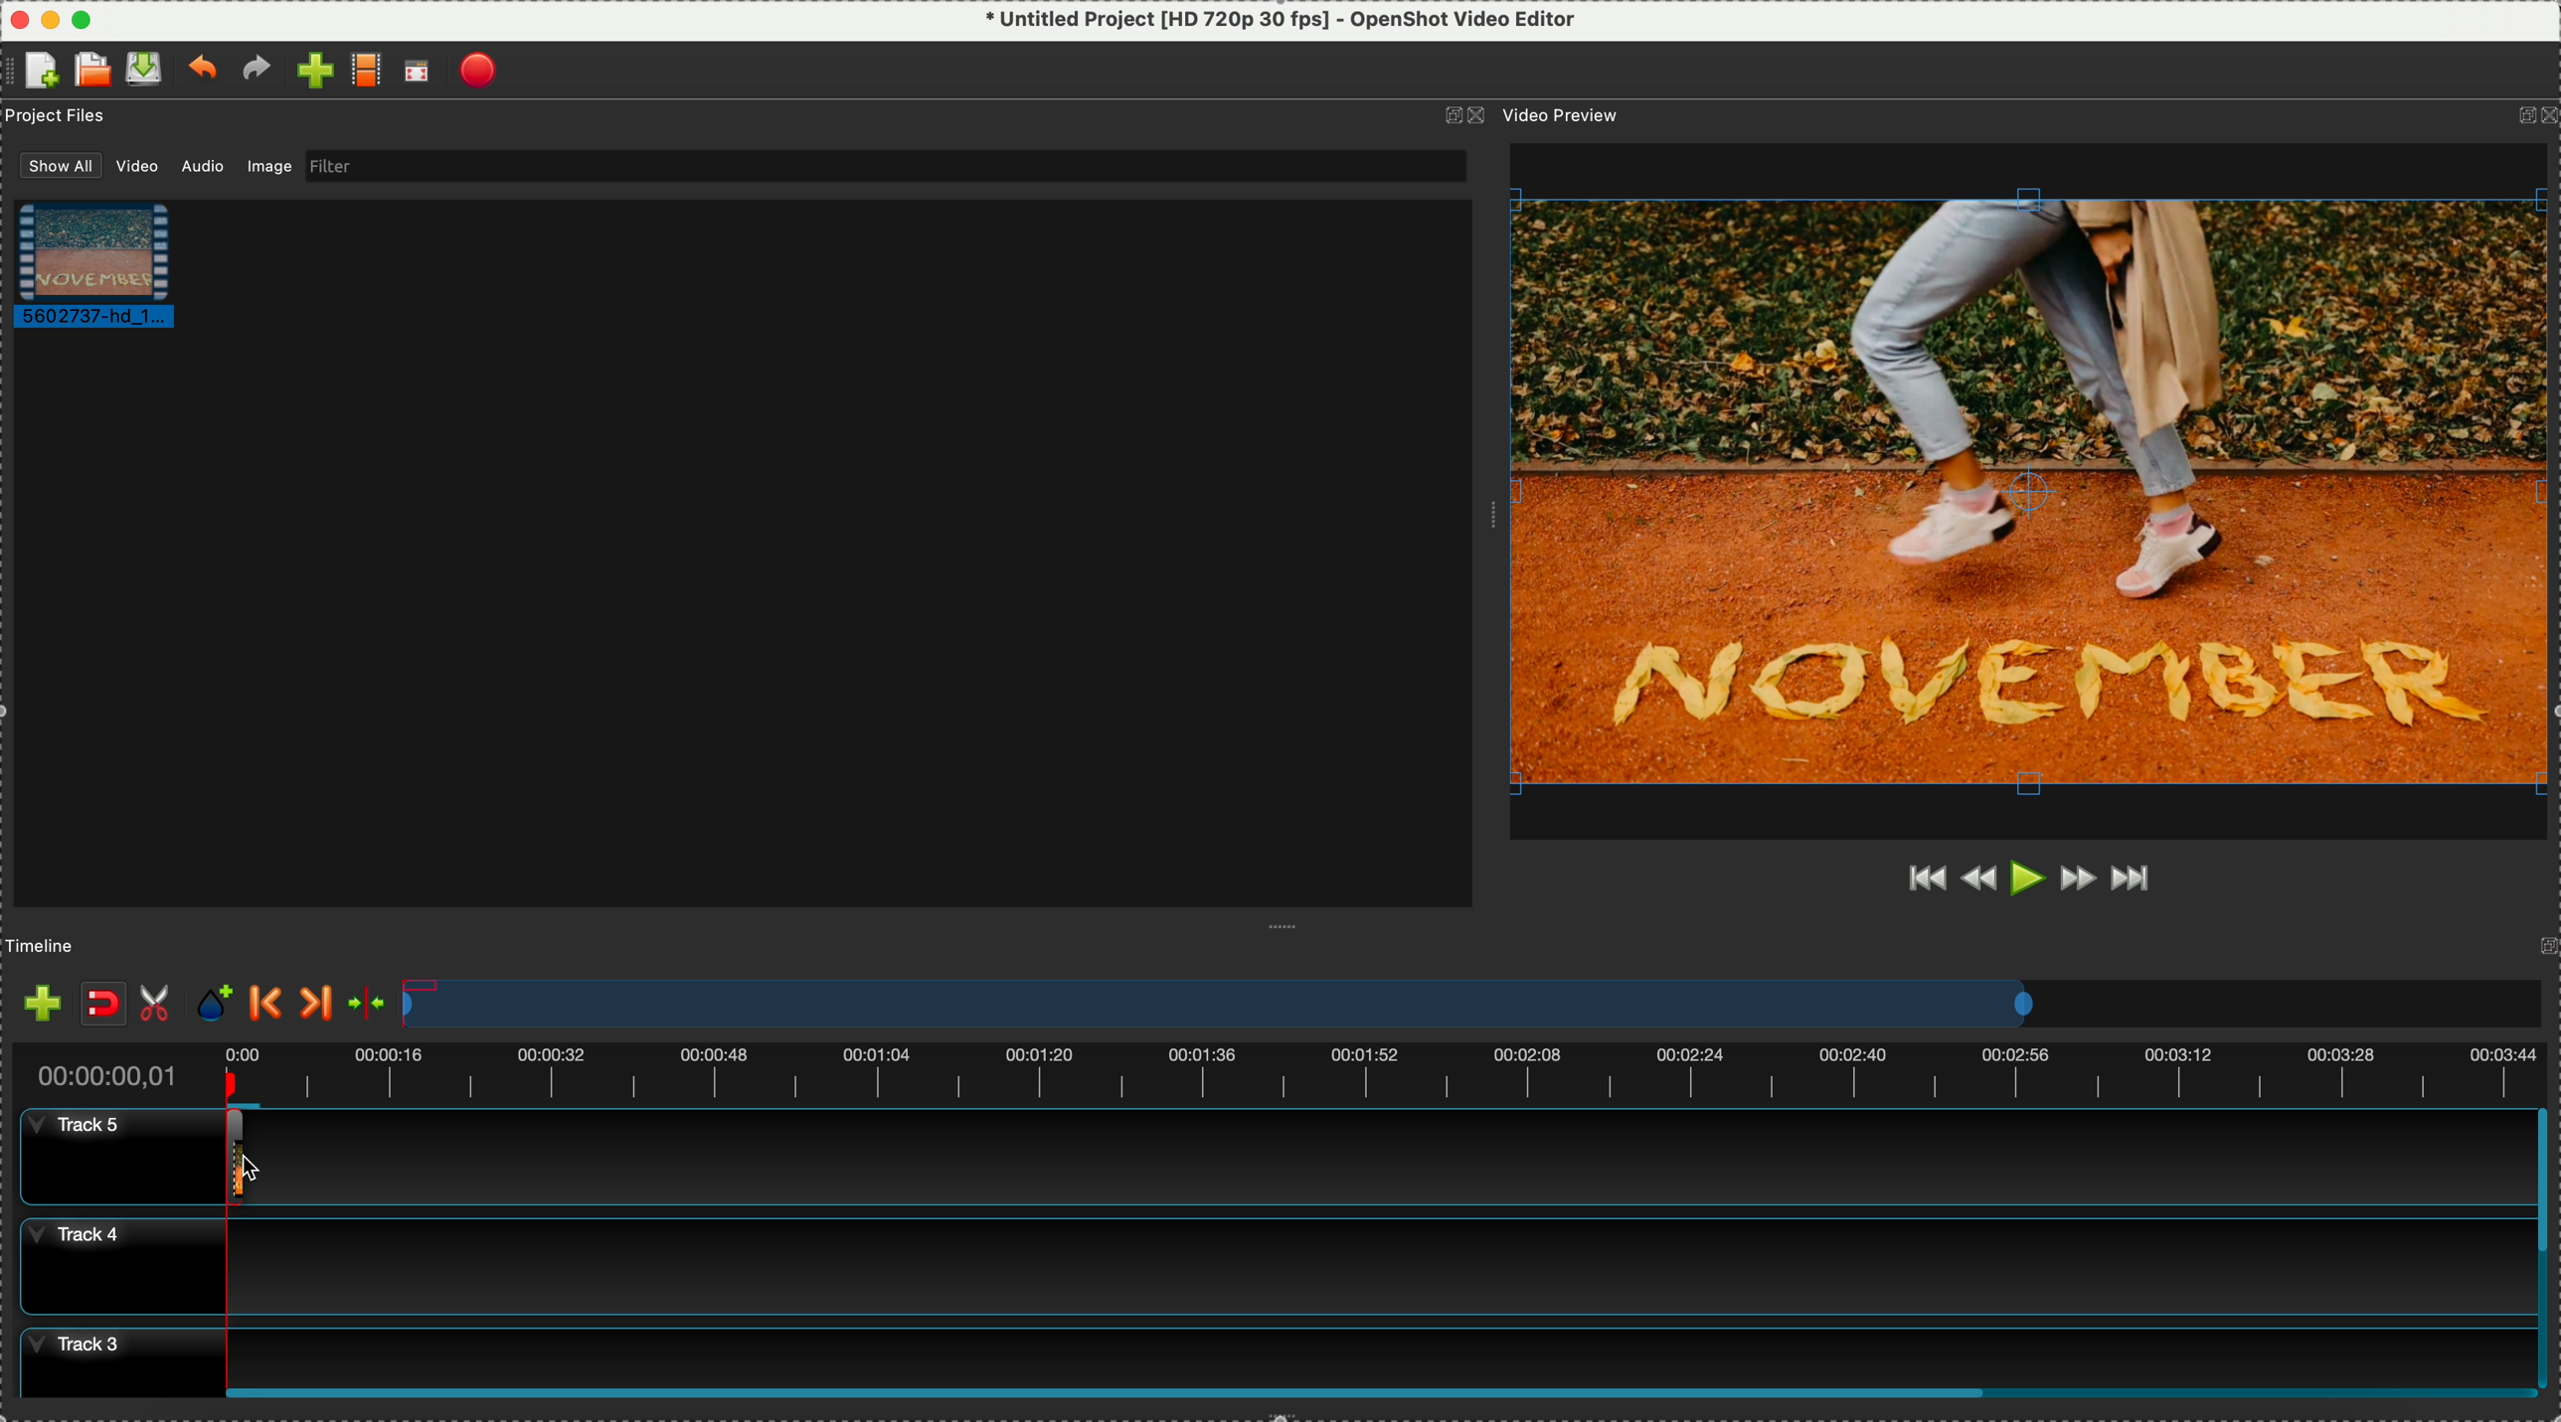 Image resolution: width=2561 pixels, height=1422 pixels. Describe the element at coordinates (53, 164) in the screenshot. I see `show all` at that location.